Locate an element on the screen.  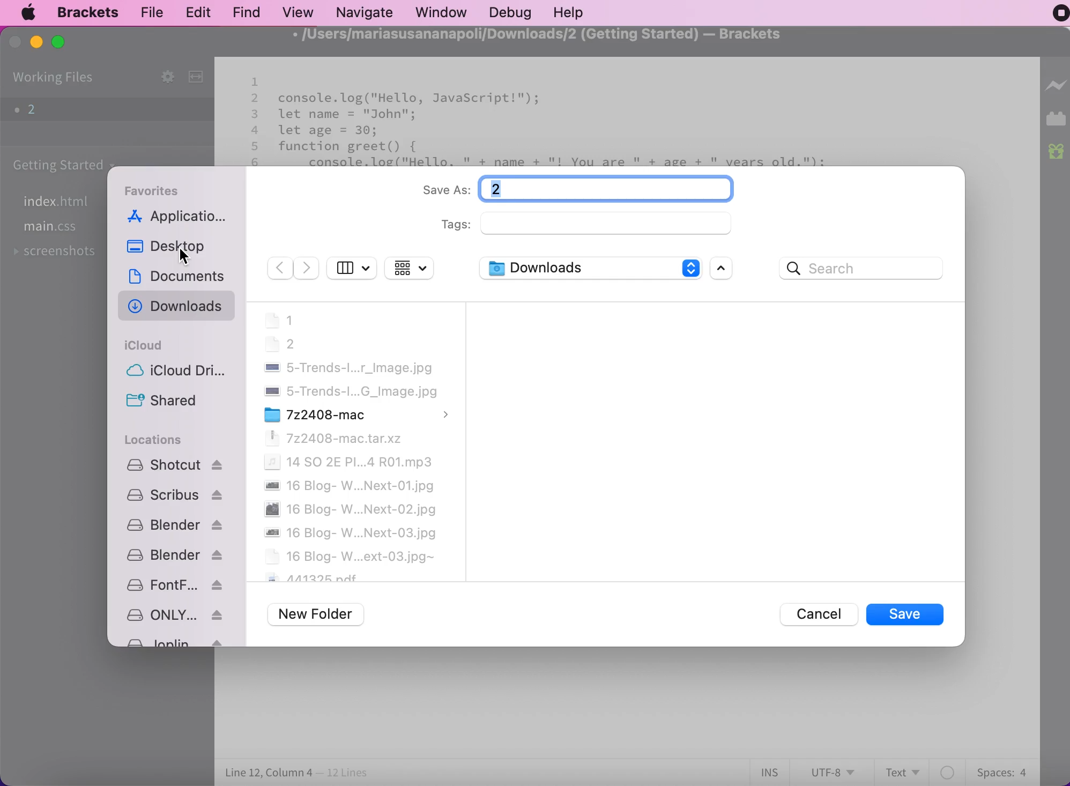
text is located at coordinates (904, 771).